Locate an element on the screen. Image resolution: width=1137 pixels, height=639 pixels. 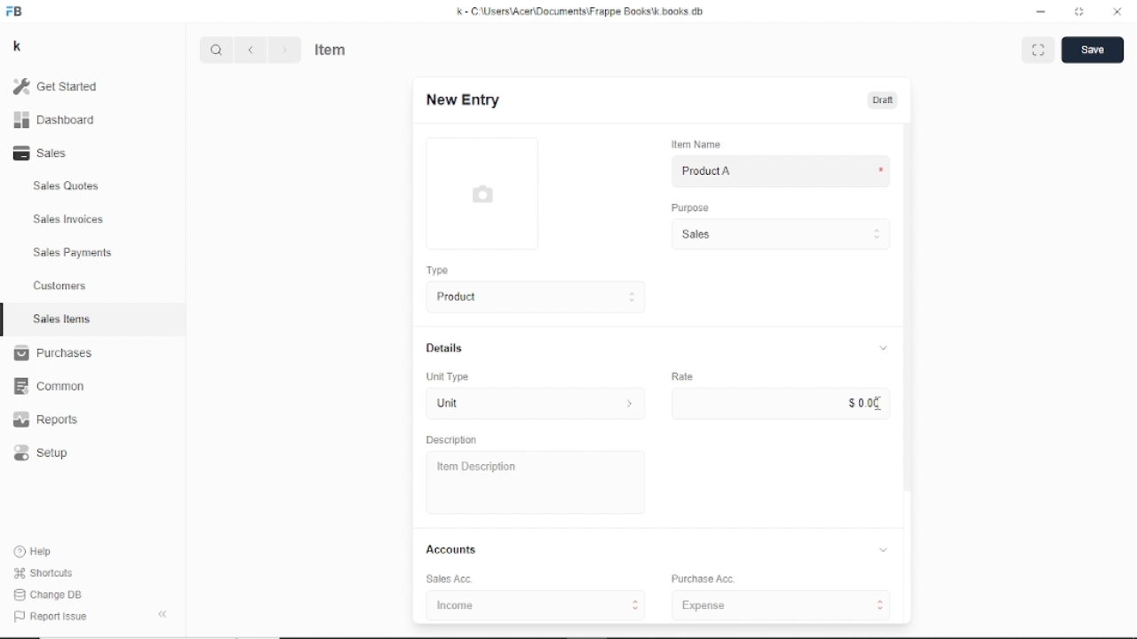
Sales Quotes is located at coordinates (68, 186).